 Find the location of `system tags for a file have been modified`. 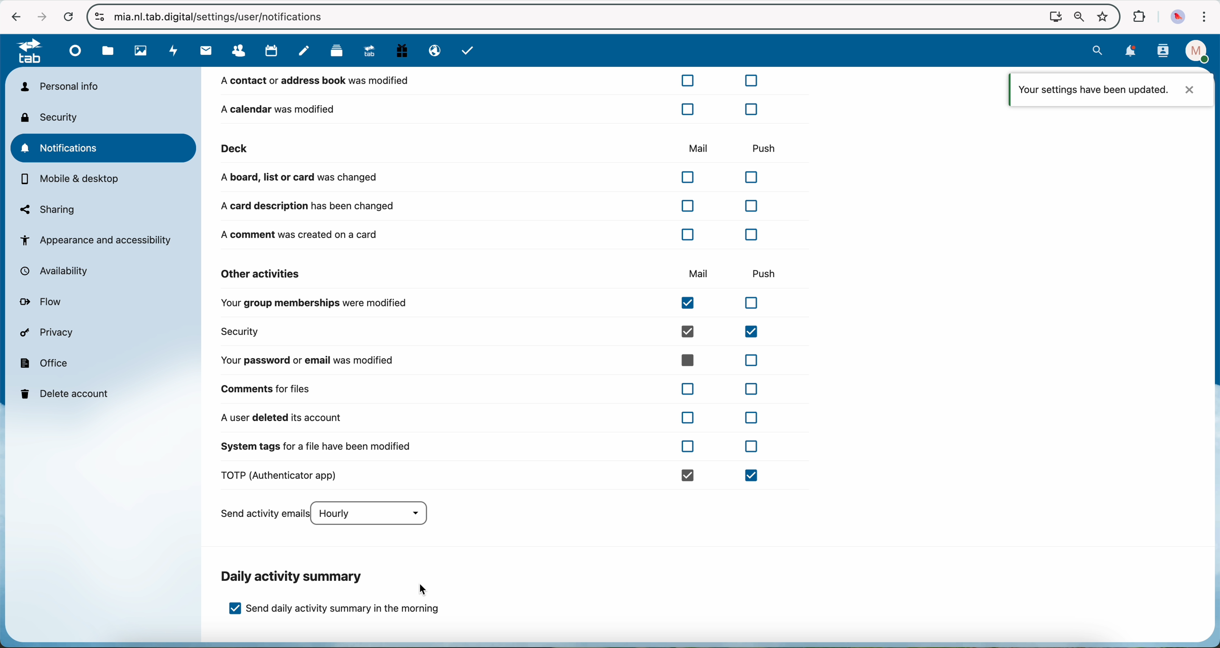

system tags for a file have been modified is located at coordinates (489, 450).